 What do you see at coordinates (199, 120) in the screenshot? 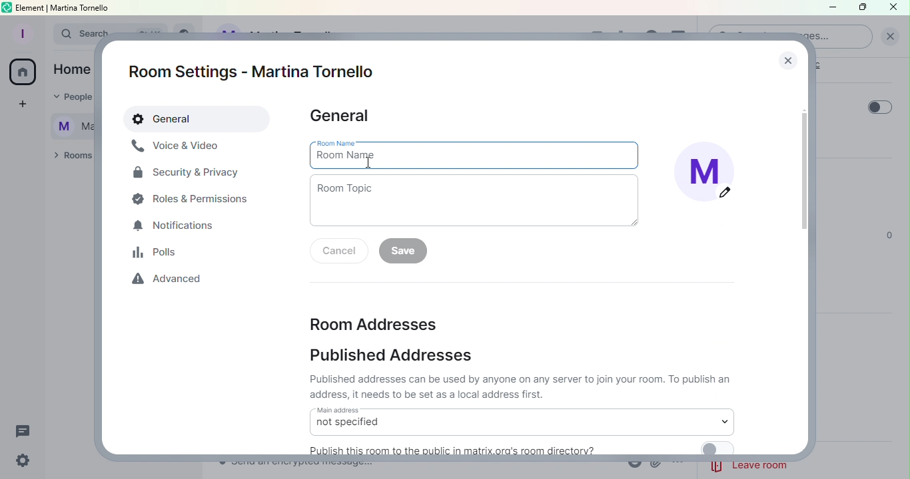
I see `General` at bounding box center [199, 120].